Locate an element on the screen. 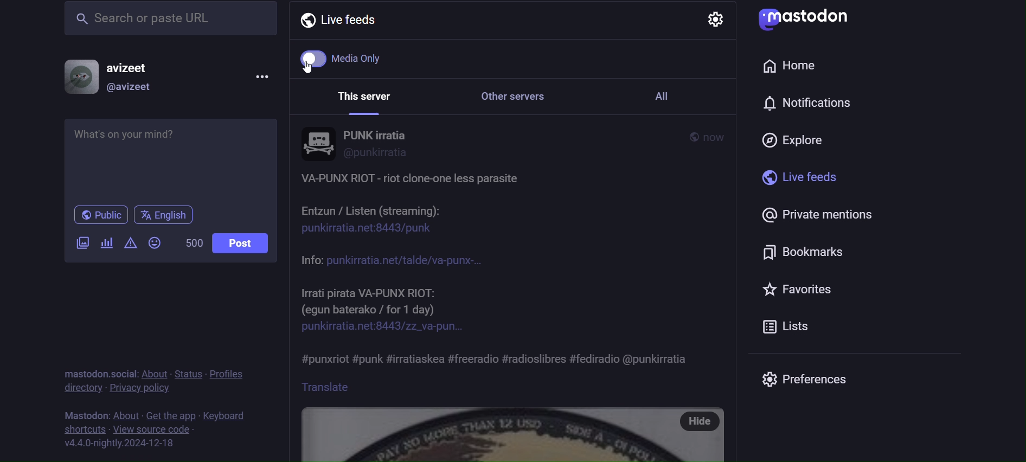  preferences is located at coordinates (802, 380).